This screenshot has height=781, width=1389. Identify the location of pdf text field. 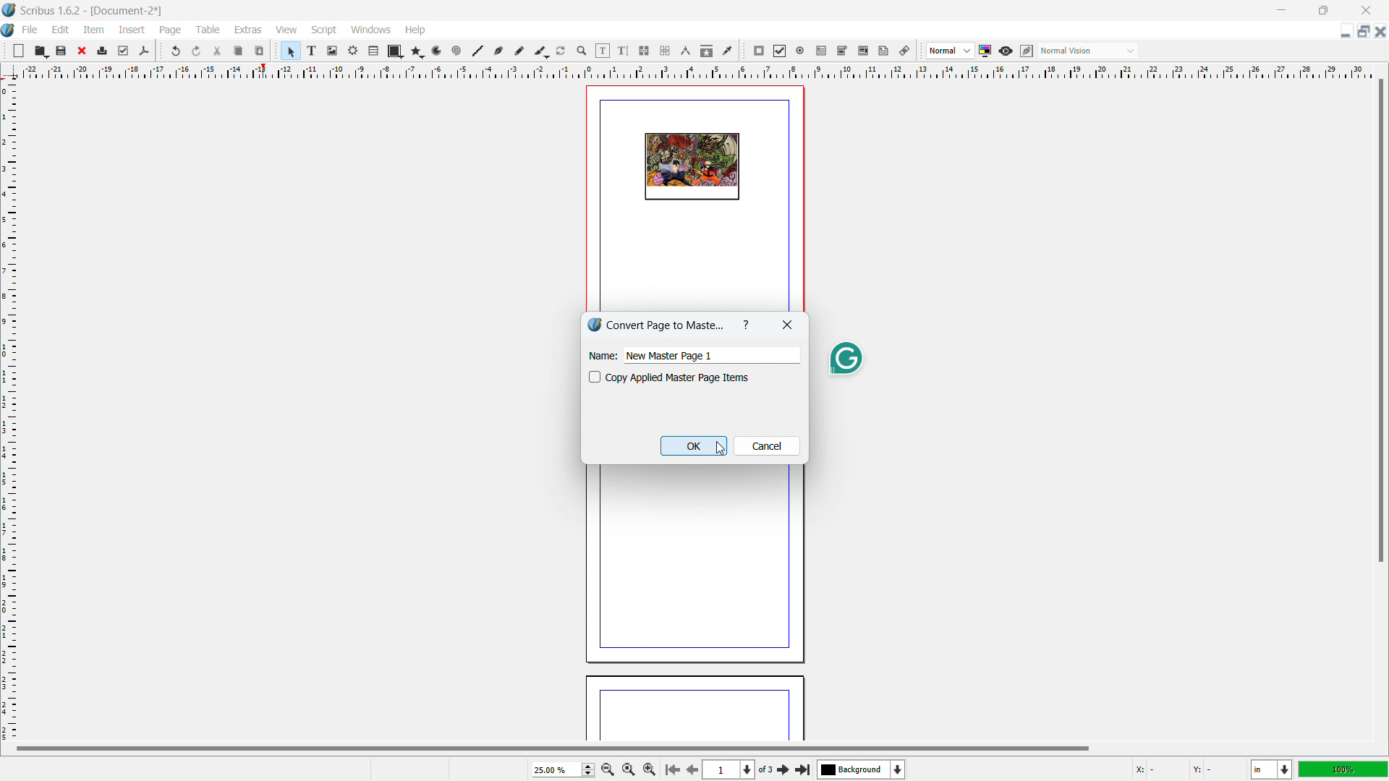
(822, 51).